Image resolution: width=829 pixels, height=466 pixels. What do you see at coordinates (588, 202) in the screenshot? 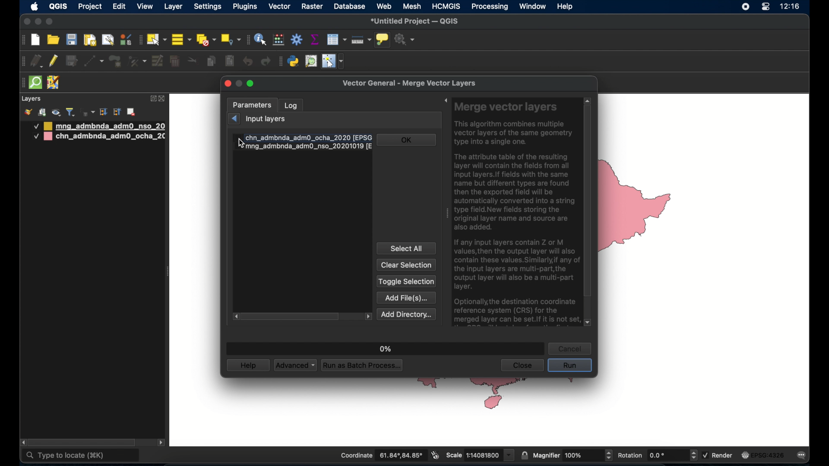
I see `scroll box` at bounding box center [588, 202].